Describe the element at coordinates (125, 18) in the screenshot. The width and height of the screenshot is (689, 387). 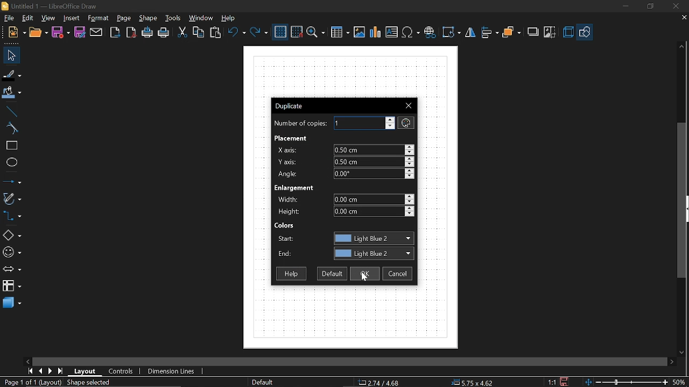
I see `Page` at that location.